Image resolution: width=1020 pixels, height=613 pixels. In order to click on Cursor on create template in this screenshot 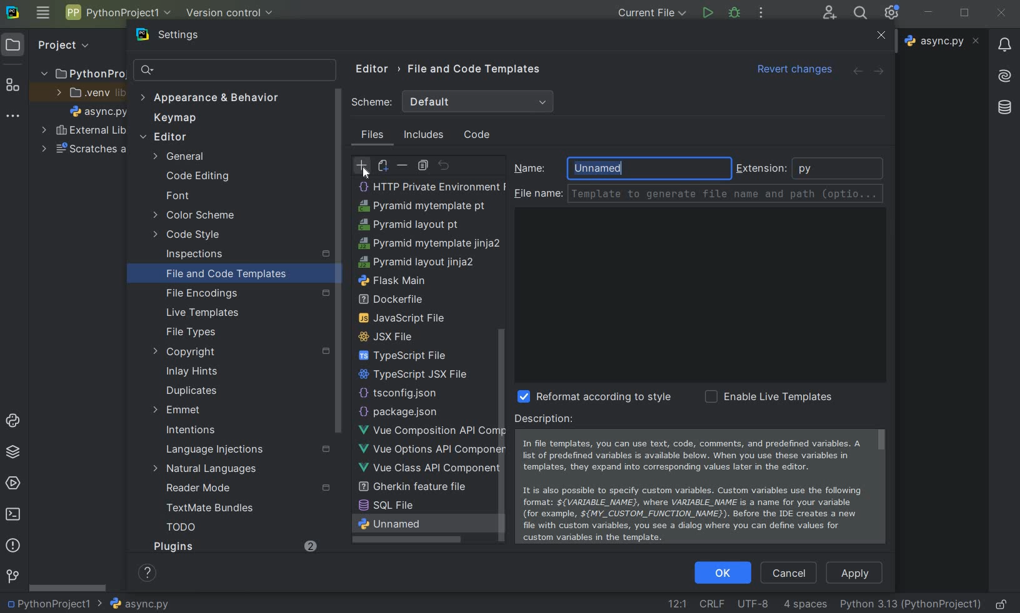, I will do `click(357, 168)`.